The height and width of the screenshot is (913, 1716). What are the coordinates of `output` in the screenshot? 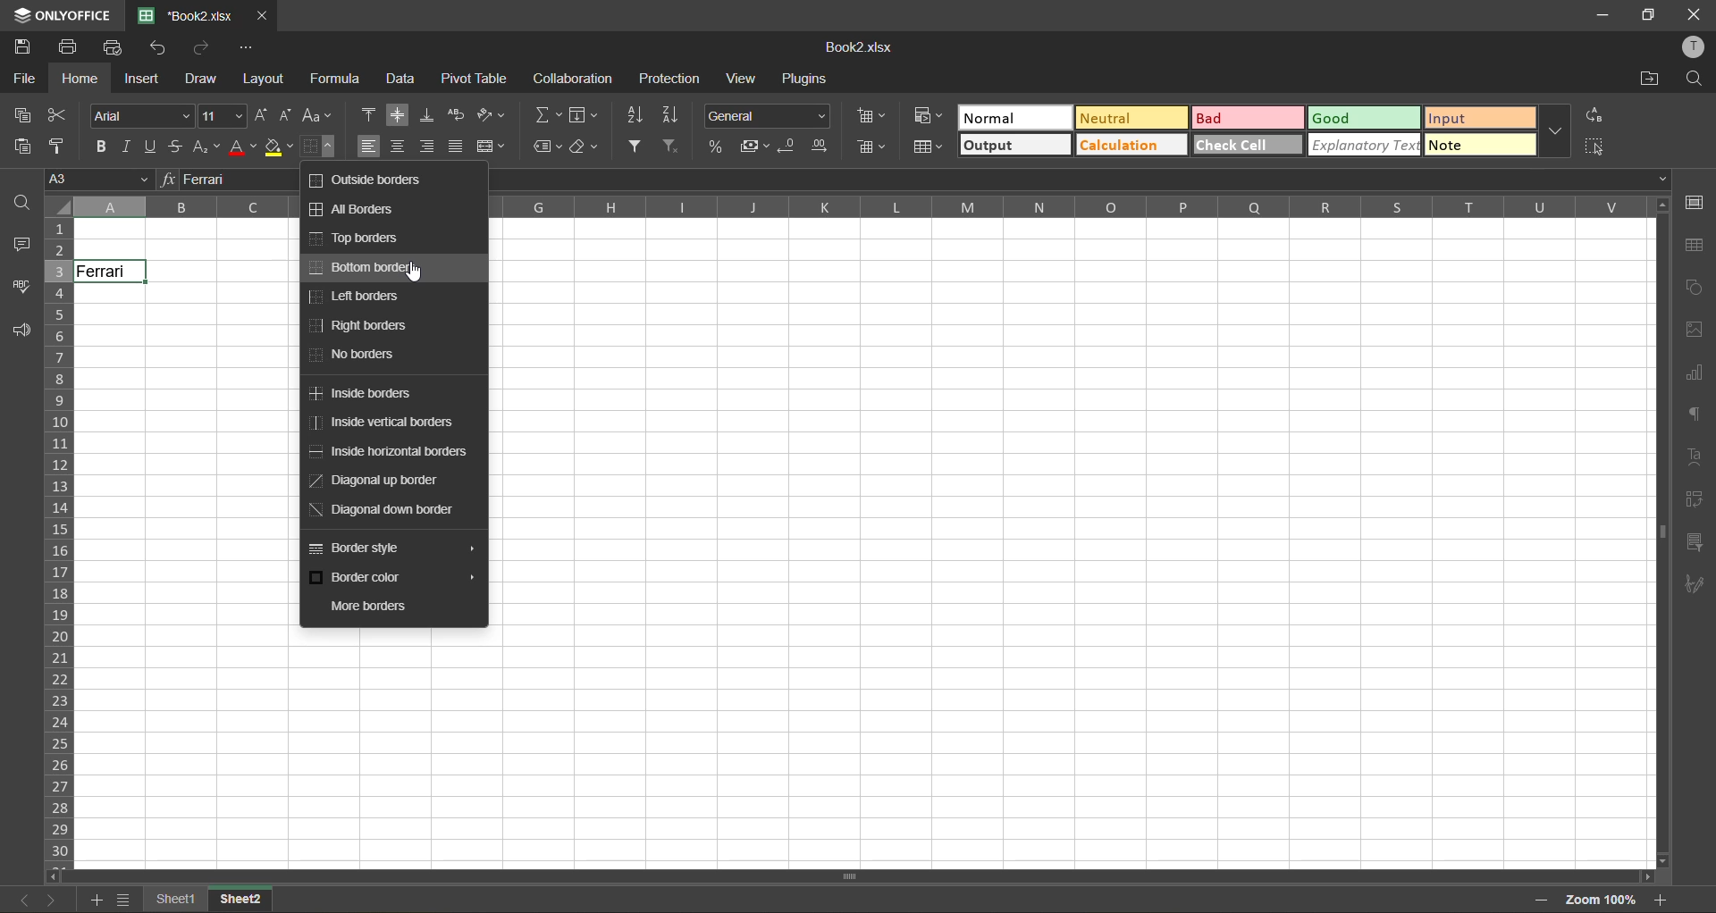 It's located at (1013, 146).